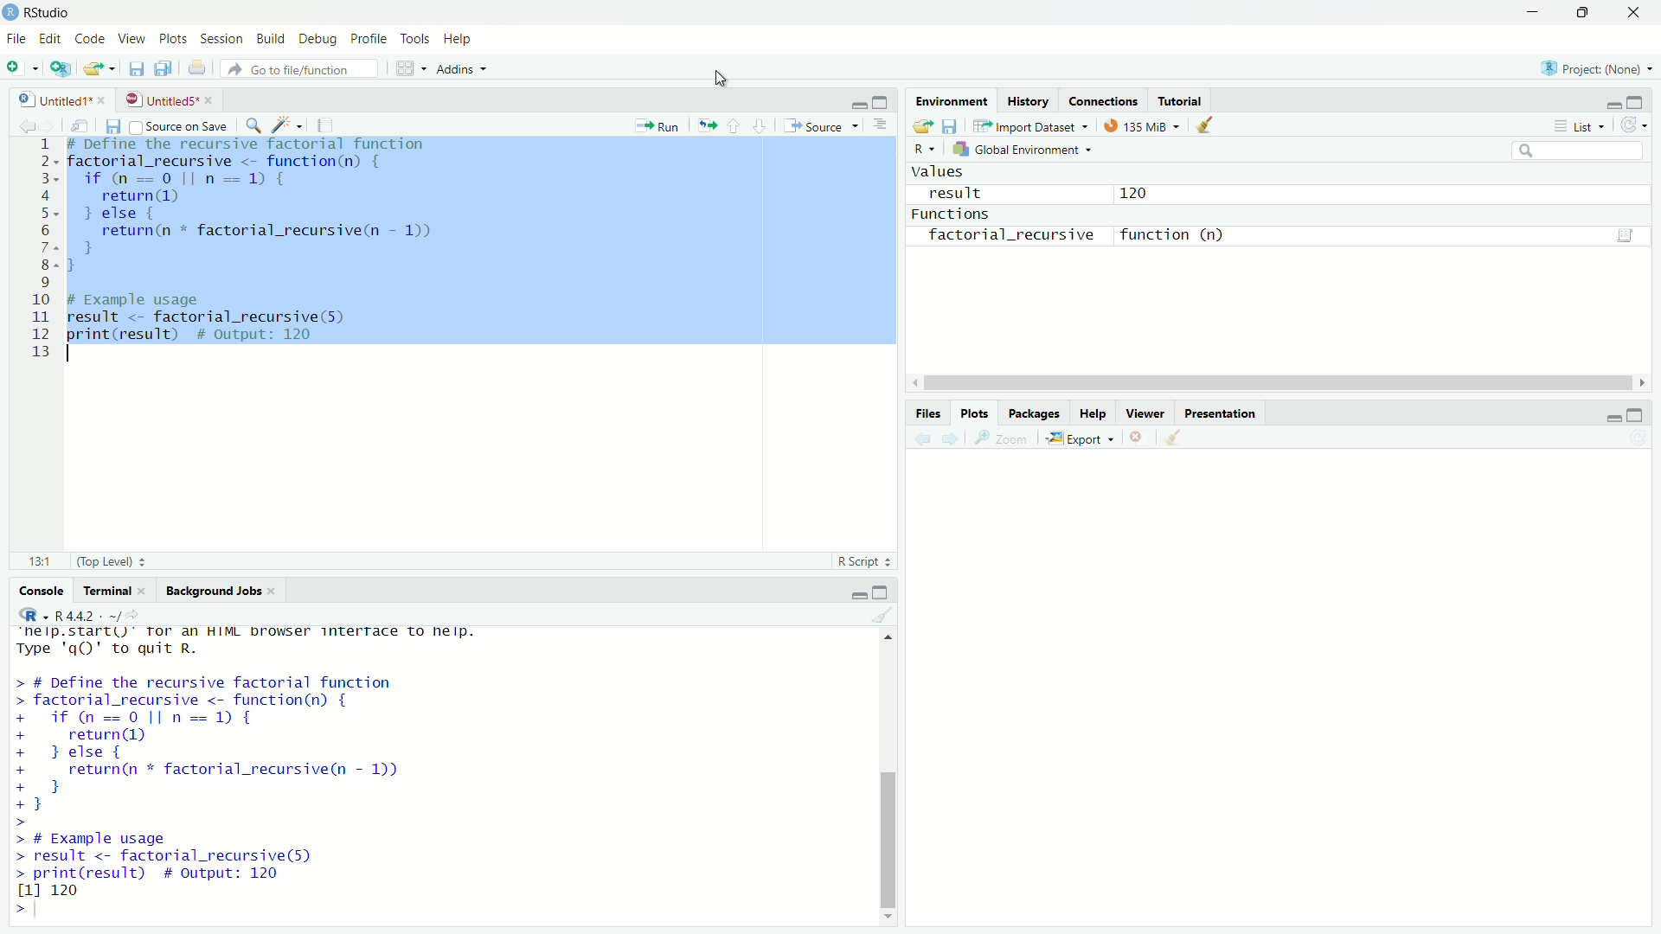  I want to click on Session, so click(220, 40).